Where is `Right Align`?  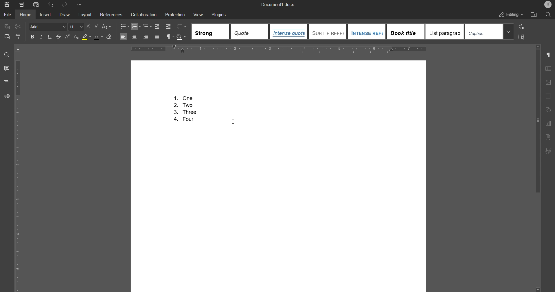
Right Align is located at coordinates (146, 37).